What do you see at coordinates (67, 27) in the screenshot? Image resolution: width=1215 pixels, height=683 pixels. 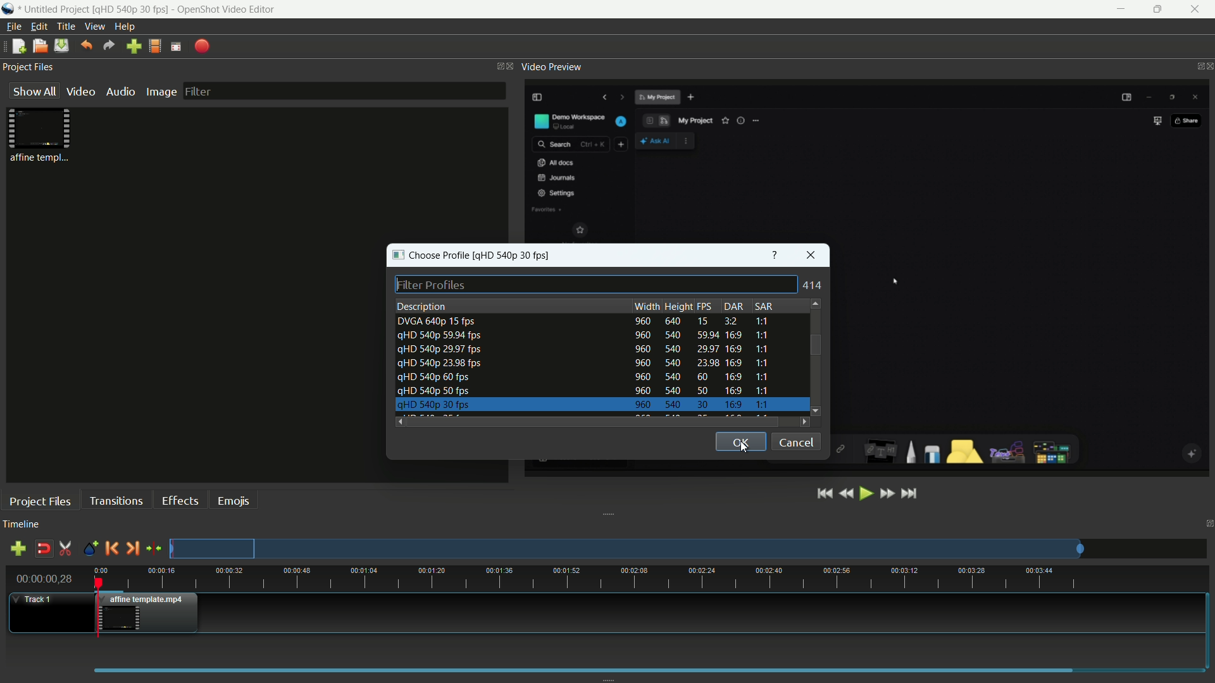 I see `title menu` at bounding box center [67, 27].